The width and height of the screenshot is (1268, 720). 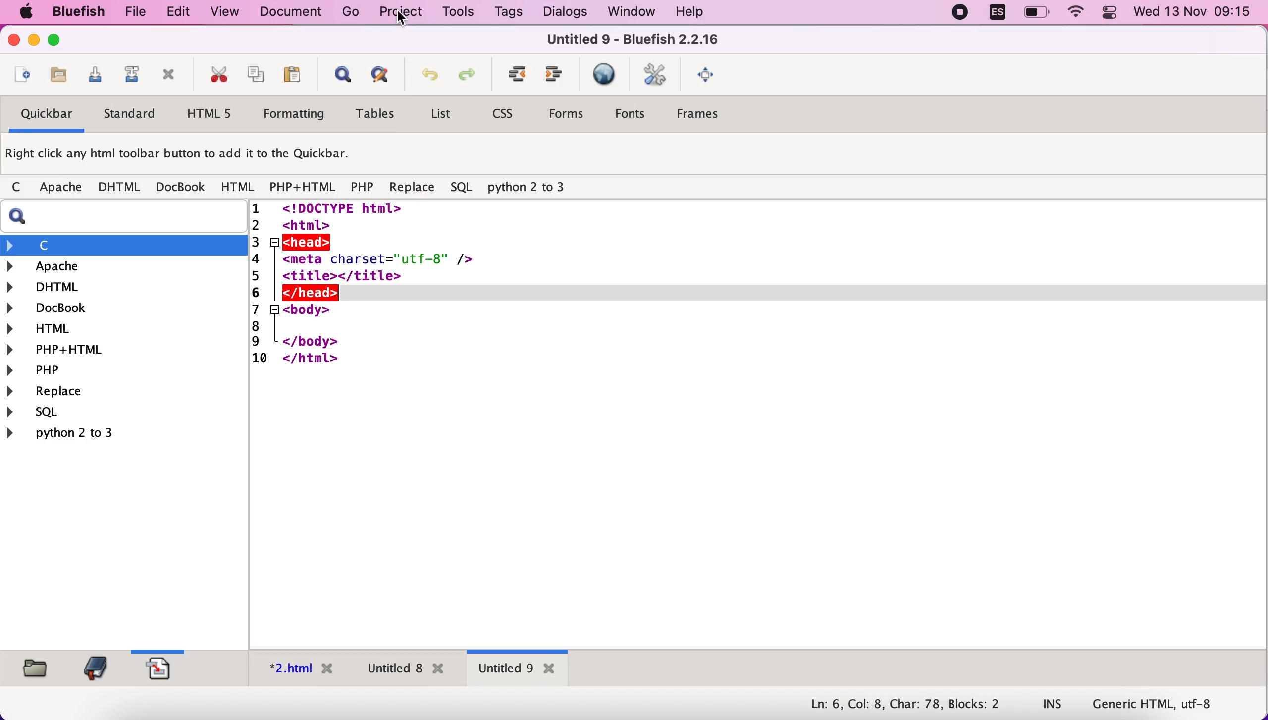 What do you see at coordinates (377, 78) in the screenshot?
I see `advanced find and replace` at bounding box center [377, 78].